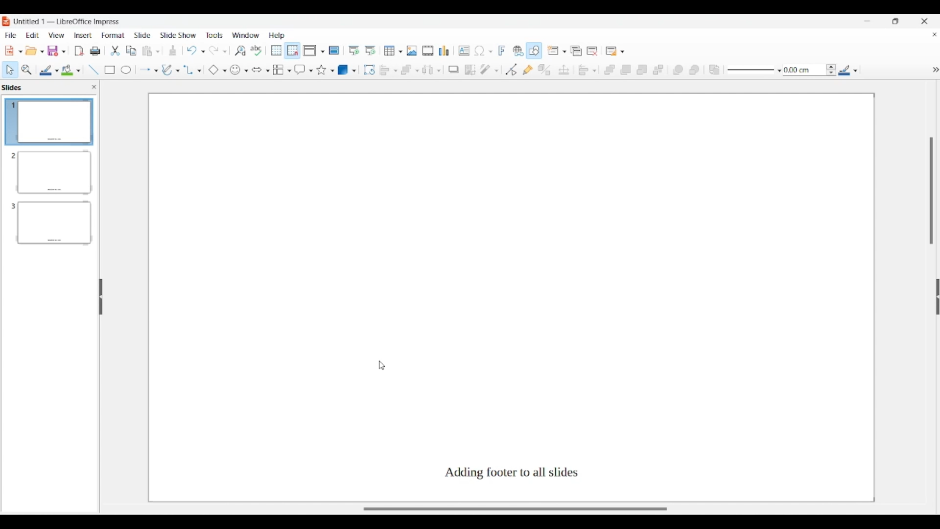 This screenshot has width=940, height=529. Describe the element at coordinates (371, 50) in the screenshot. I see `Start from current slide` at that location.